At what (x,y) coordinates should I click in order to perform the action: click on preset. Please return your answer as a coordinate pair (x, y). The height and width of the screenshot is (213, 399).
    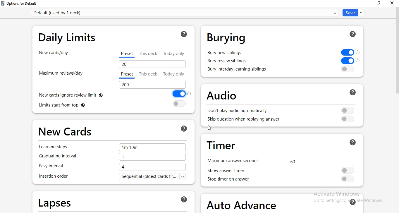
    Looking at the image, I should click on (127, 75).